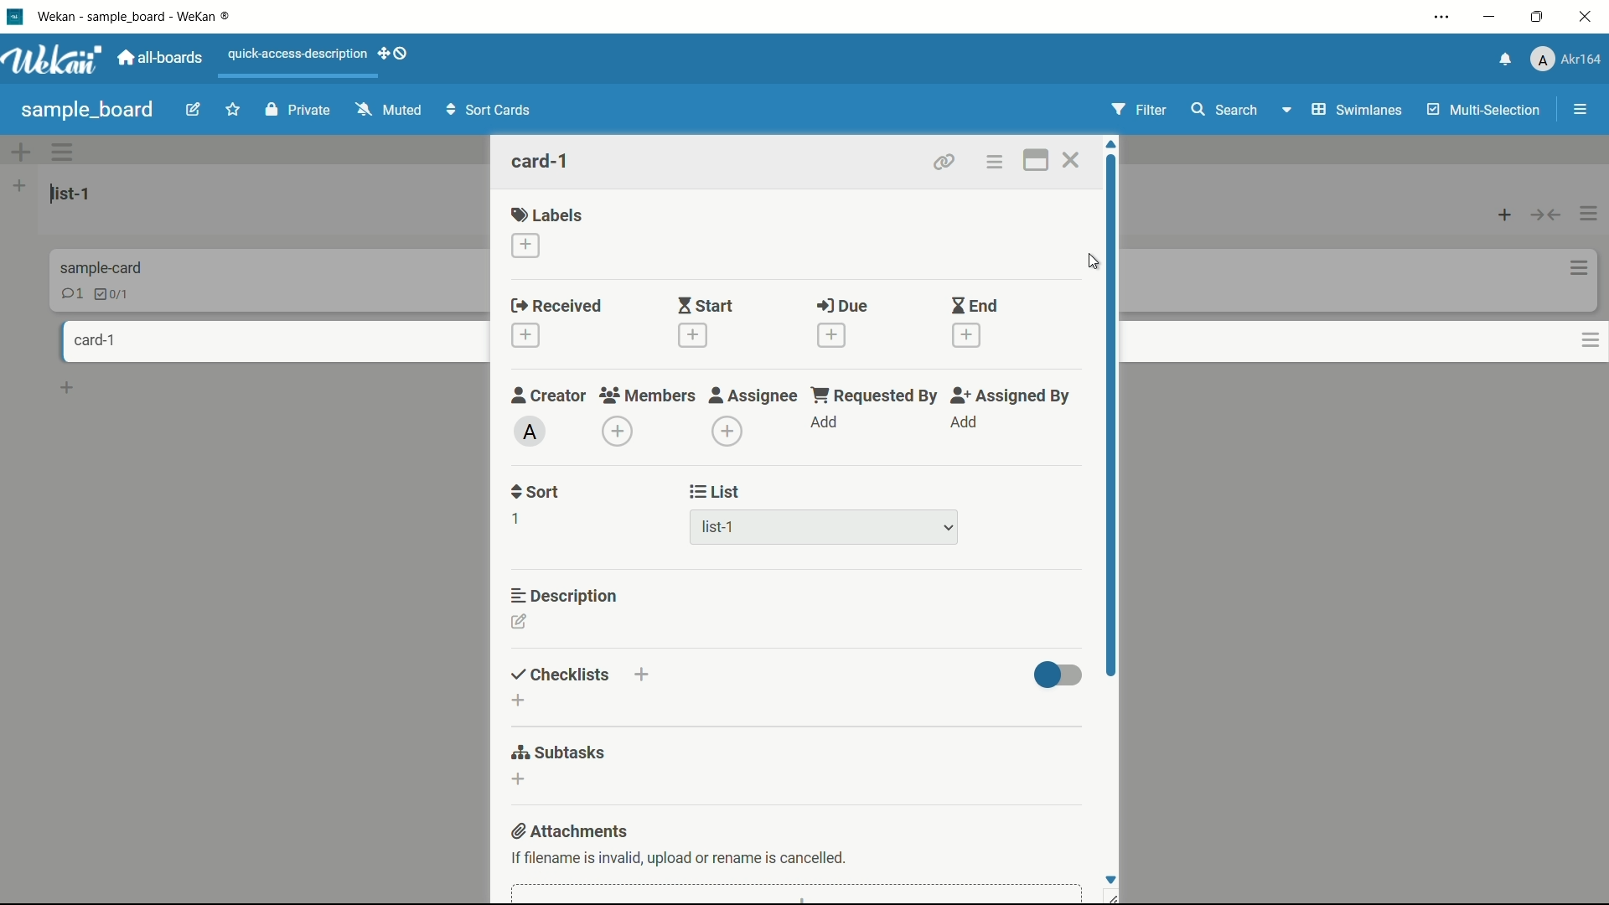 This screenshot has height=905, width=1609. What do you see at coordinates (549, 392) in the screenshot?
I see `creator` at bounding box center [549, 392].